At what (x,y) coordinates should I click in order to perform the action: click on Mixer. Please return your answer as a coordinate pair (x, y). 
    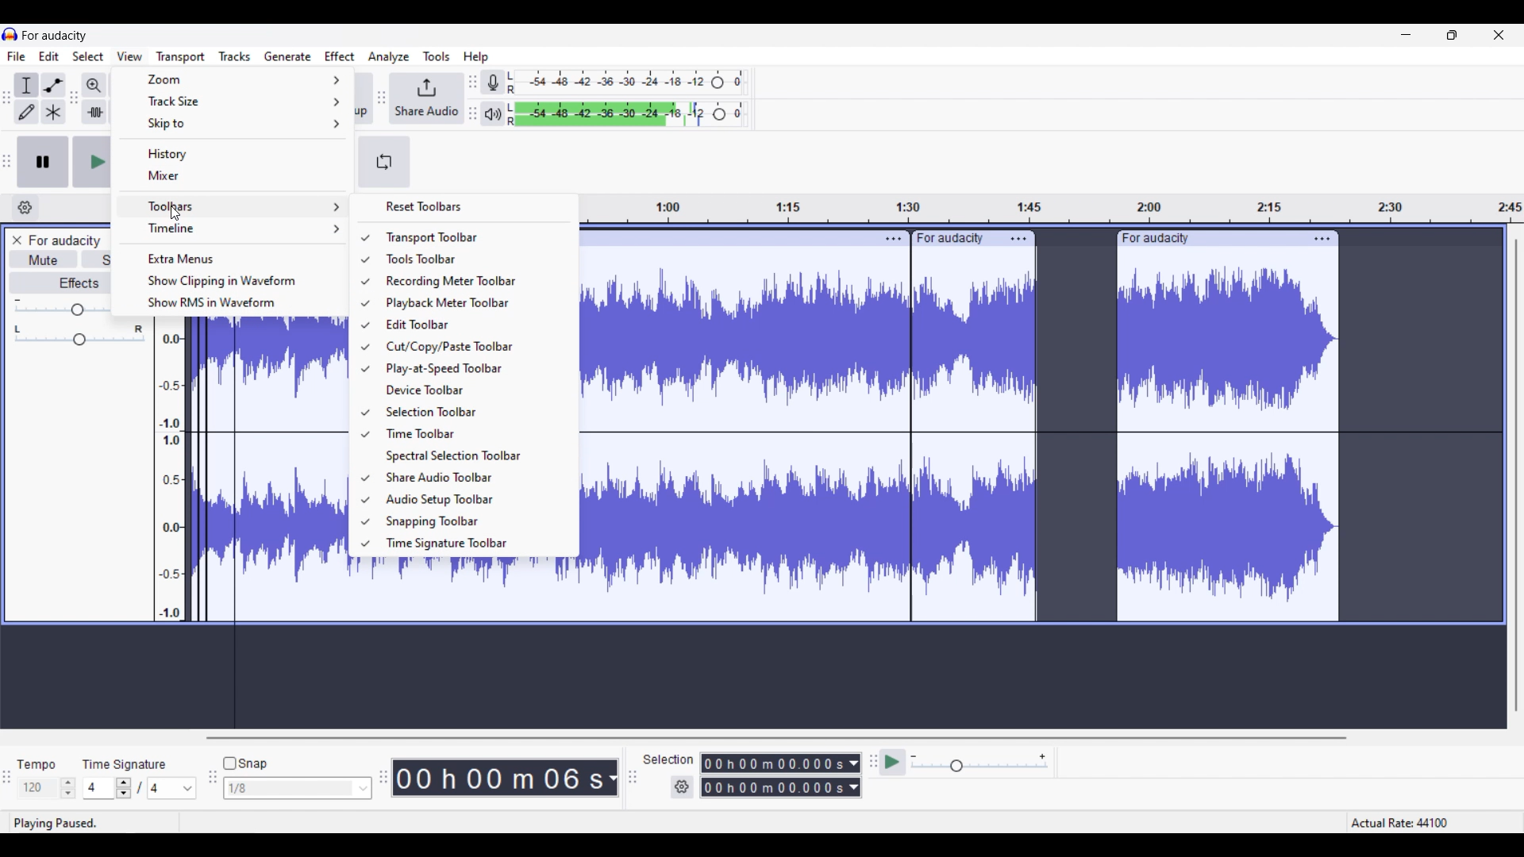
    Looking at the image, I should click on (235, 175).